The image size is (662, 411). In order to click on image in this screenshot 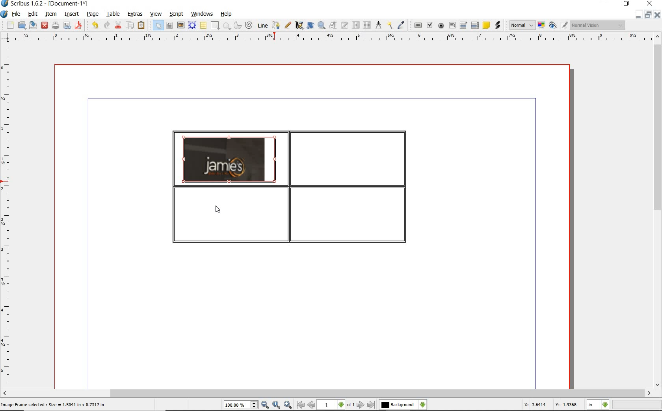, I will do `click(181, 26)`.